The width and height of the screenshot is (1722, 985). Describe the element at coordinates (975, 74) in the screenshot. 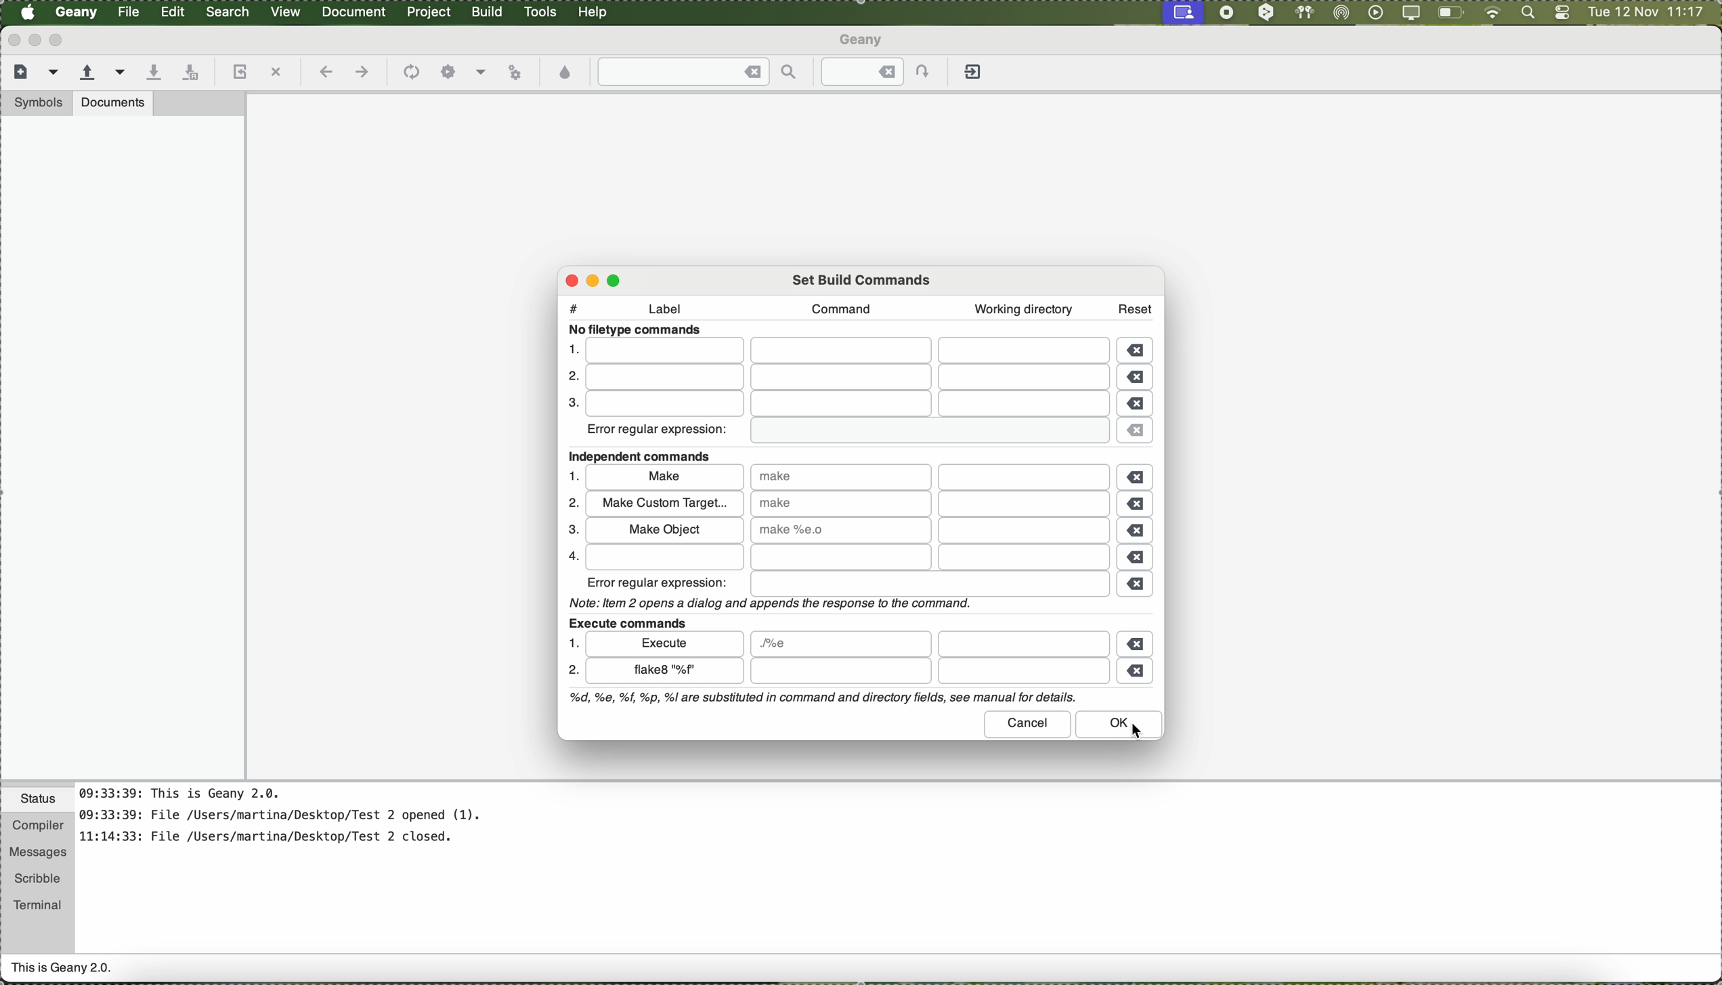

I see `quit Geany` at that location.